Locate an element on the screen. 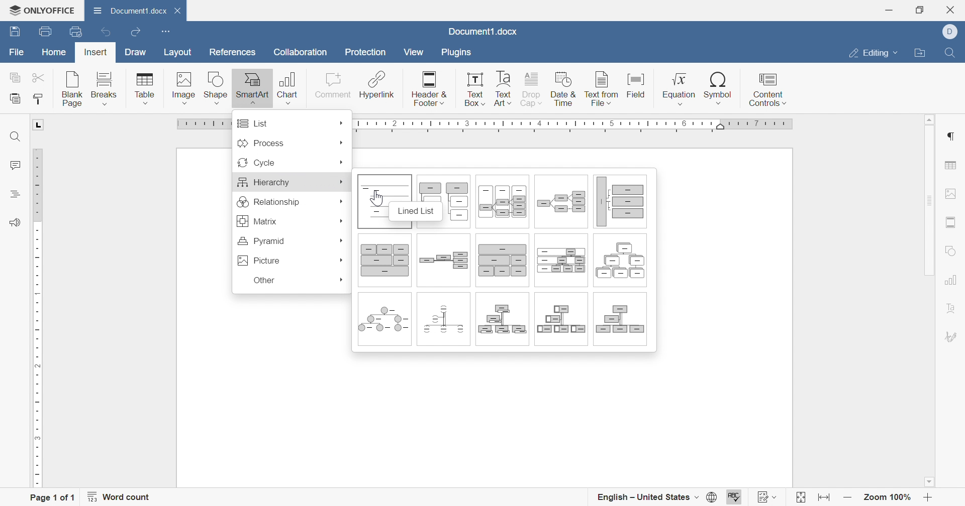 Image resolution: width=965 pixels, height=506 pixels. Spell checking is located at coordinates (735, 496).